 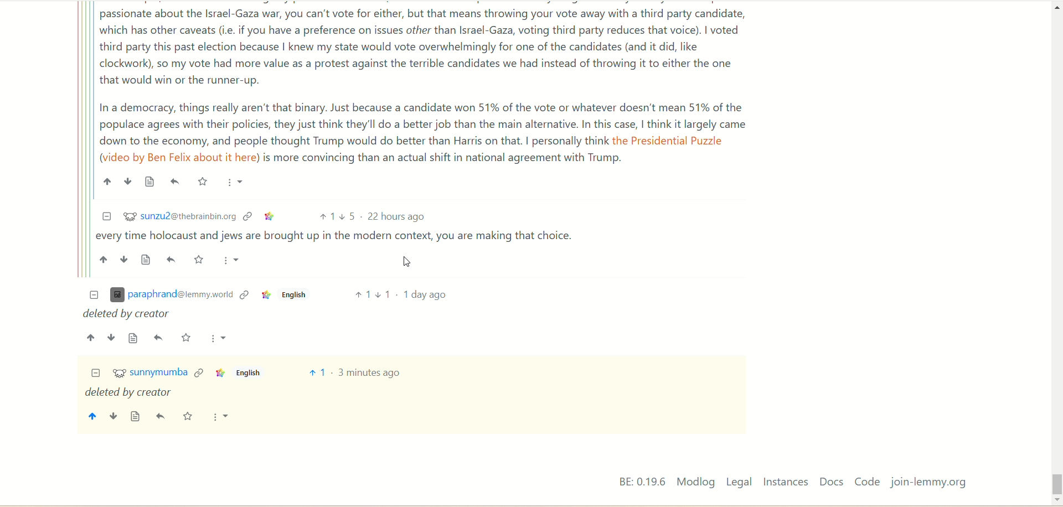 I want to click on 22 hours ago, so click(x=398, y=217).